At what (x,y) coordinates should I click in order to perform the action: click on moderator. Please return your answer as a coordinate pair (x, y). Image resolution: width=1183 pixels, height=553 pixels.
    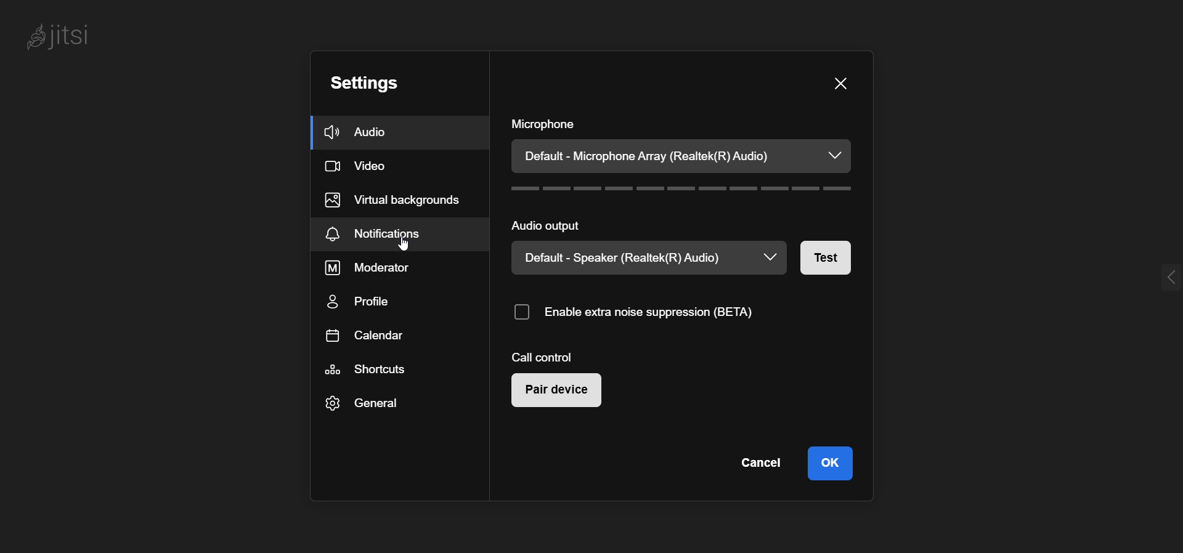
    Looking at the image, I should click on (368, 268).